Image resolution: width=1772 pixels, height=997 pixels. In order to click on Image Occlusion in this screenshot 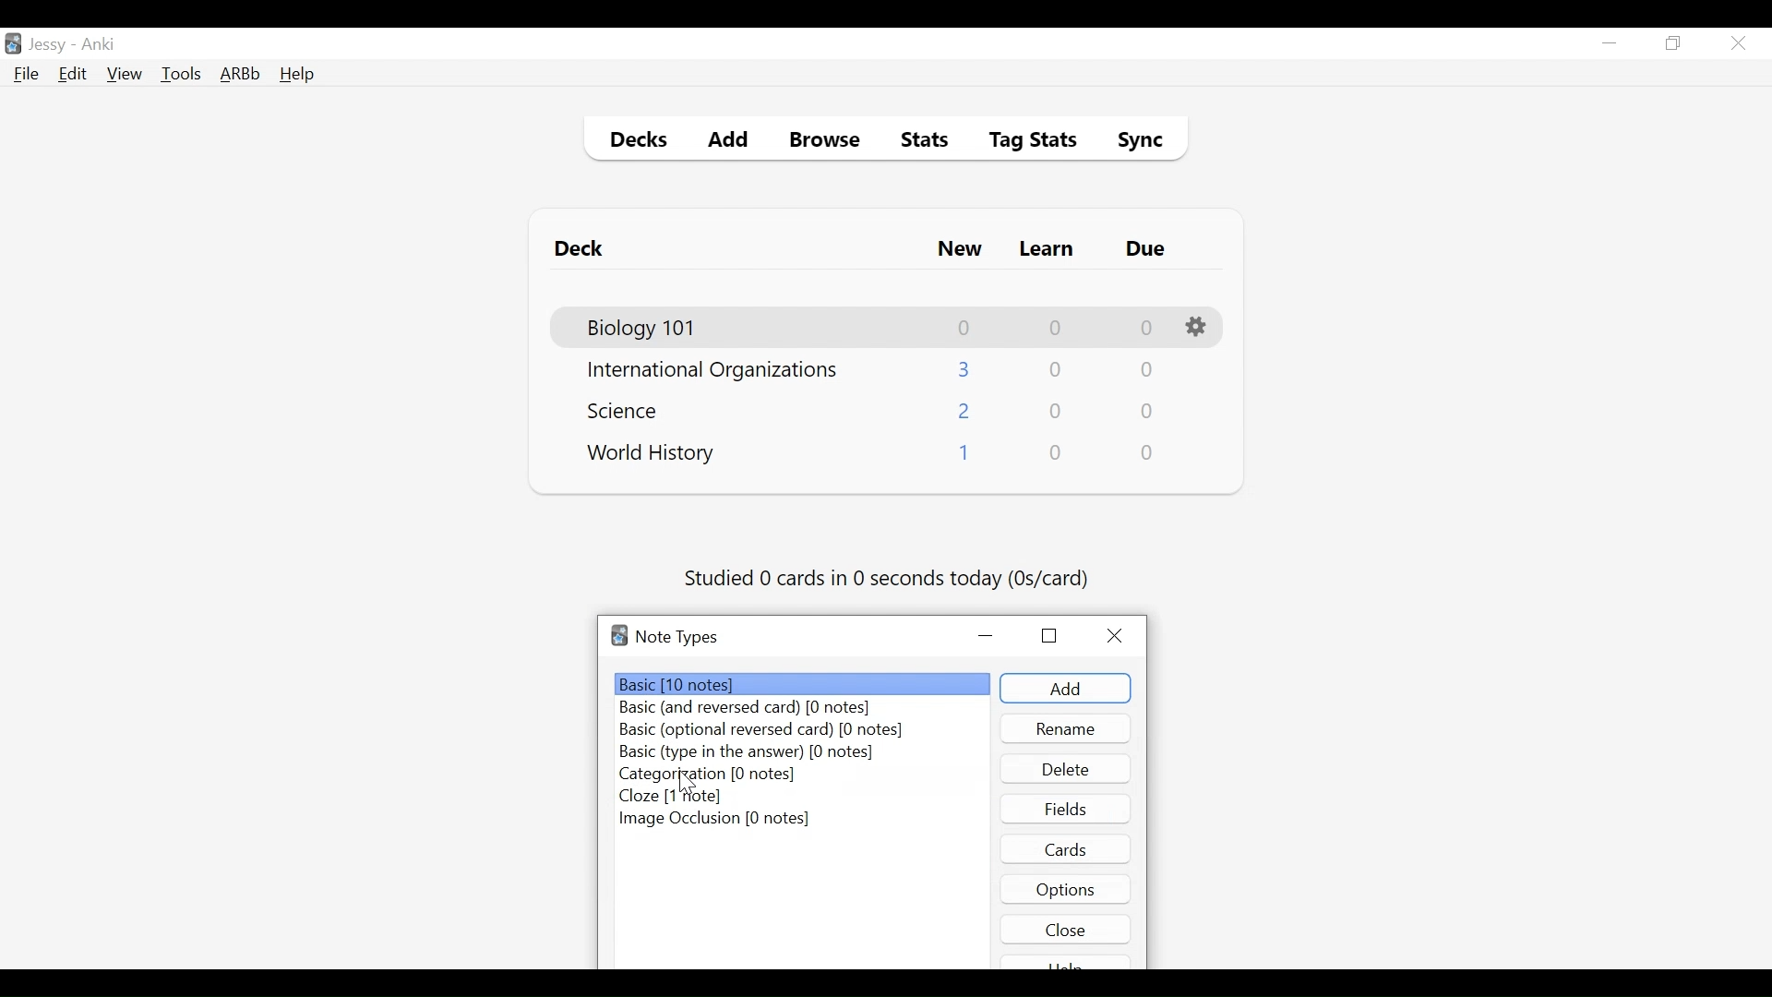, I will do `click(717, 819)`.